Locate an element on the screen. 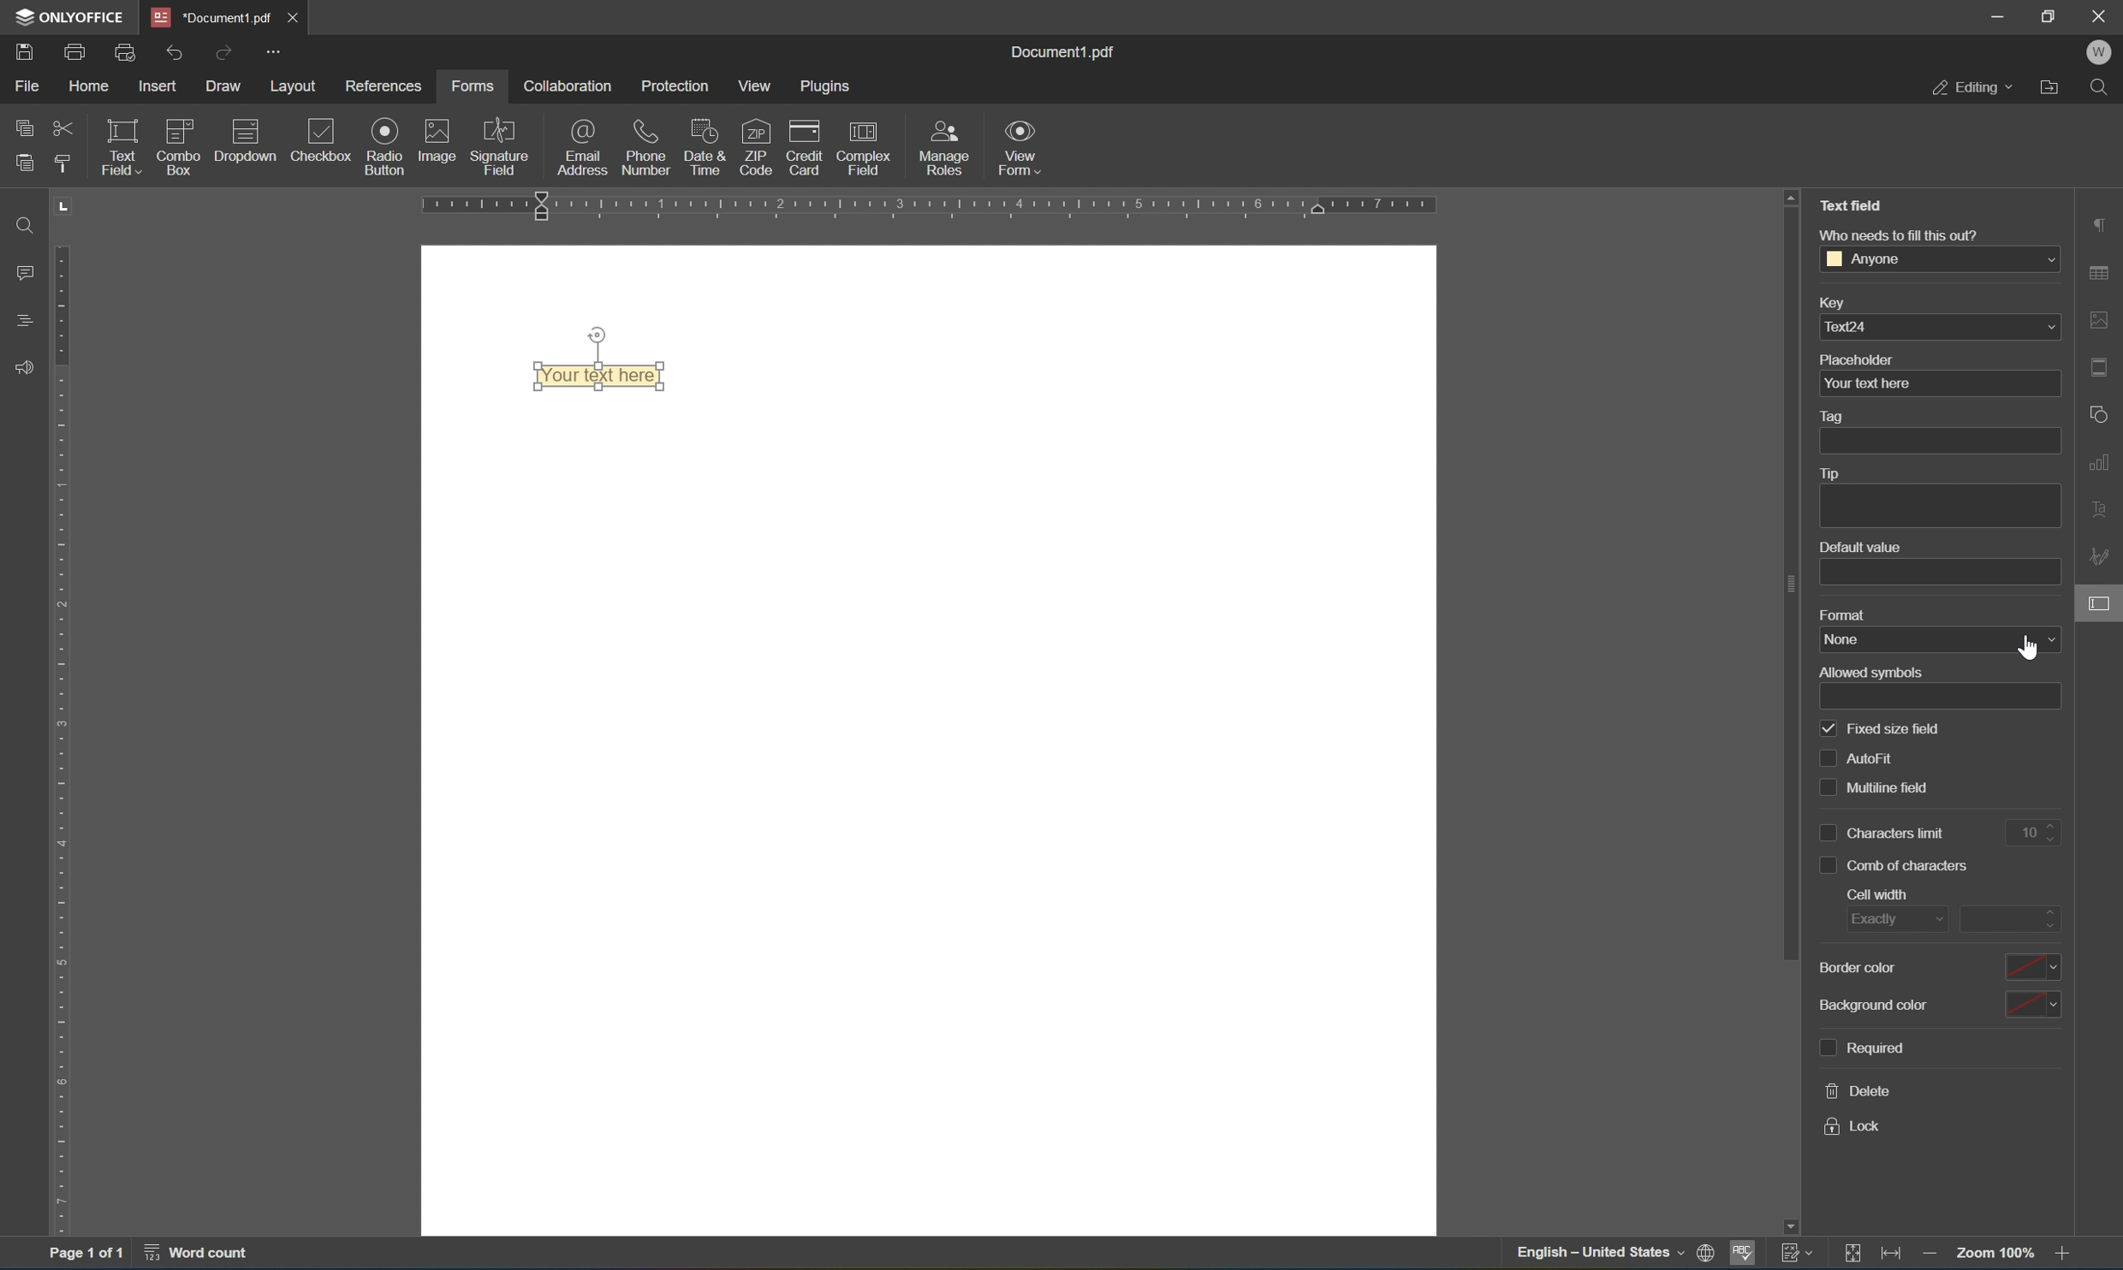 The image size is (2123, 1270). add allowed symbols is located at coordinates (1943, 697).